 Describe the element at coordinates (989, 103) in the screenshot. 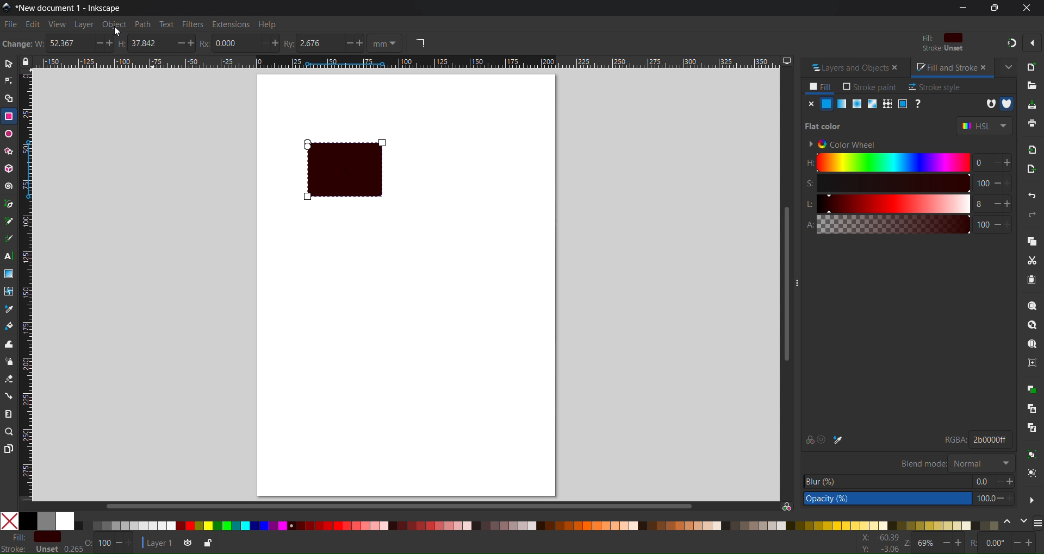

I see `Evenodd` at that location.